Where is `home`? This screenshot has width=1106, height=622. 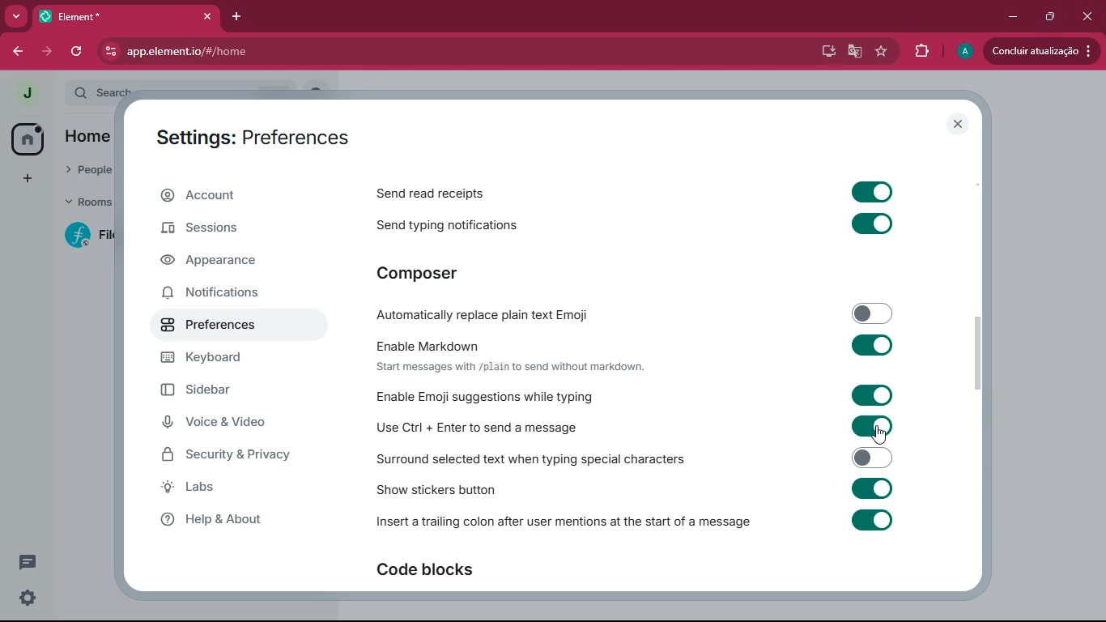 home is located at coordinates (28, 140).